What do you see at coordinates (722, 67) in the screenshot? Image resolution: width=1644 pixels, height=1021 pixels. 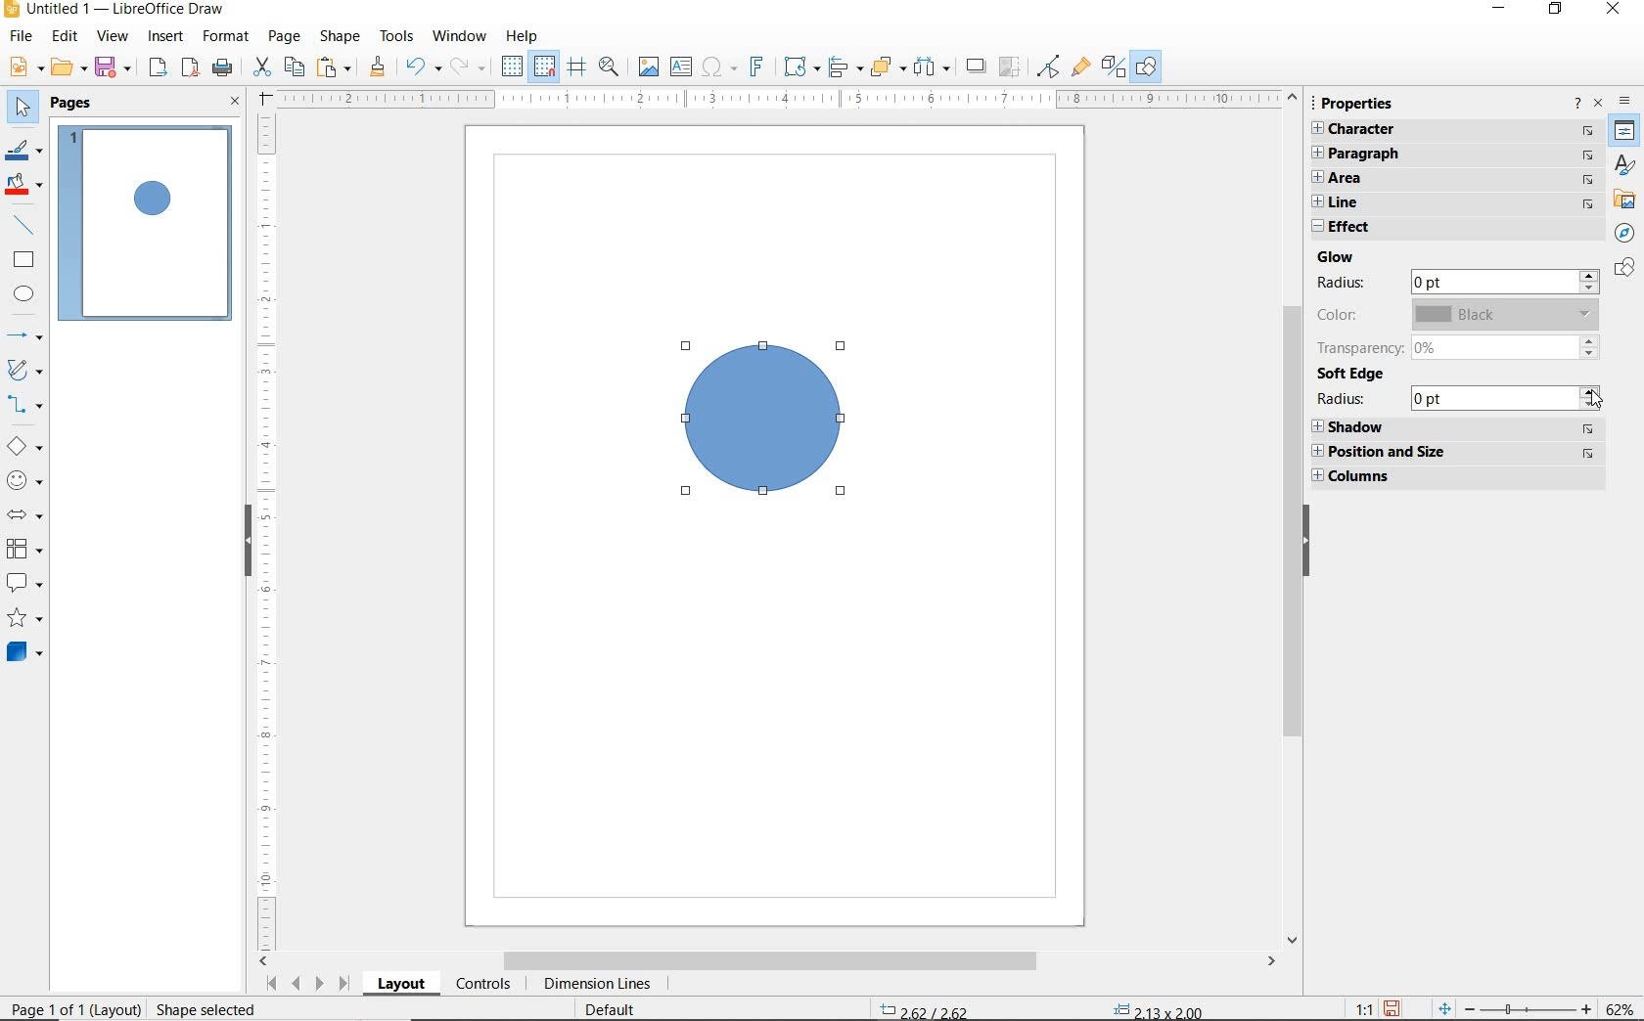 I see `INSERT SPECIAL CHARACTERS` at bounding box center [722, 67].